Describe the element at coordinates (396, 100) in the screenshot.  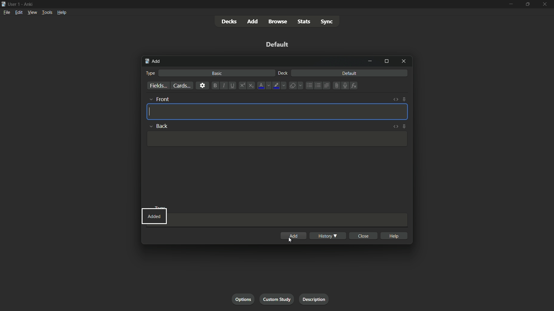
I see `toggle html editor` at that location.